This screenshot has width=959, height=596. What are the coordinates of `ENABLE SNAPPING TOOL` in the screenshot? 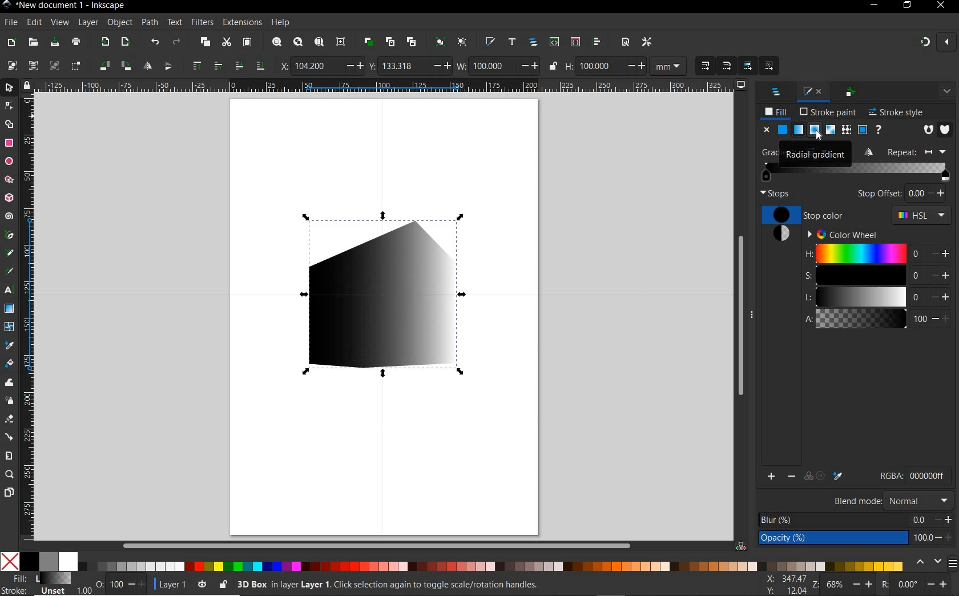 It's located at (922, 42).